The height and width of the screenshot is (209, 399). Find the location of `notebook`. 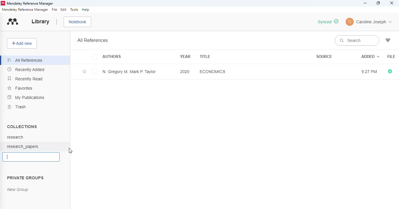

notebook is located at coordinates (78, 22).